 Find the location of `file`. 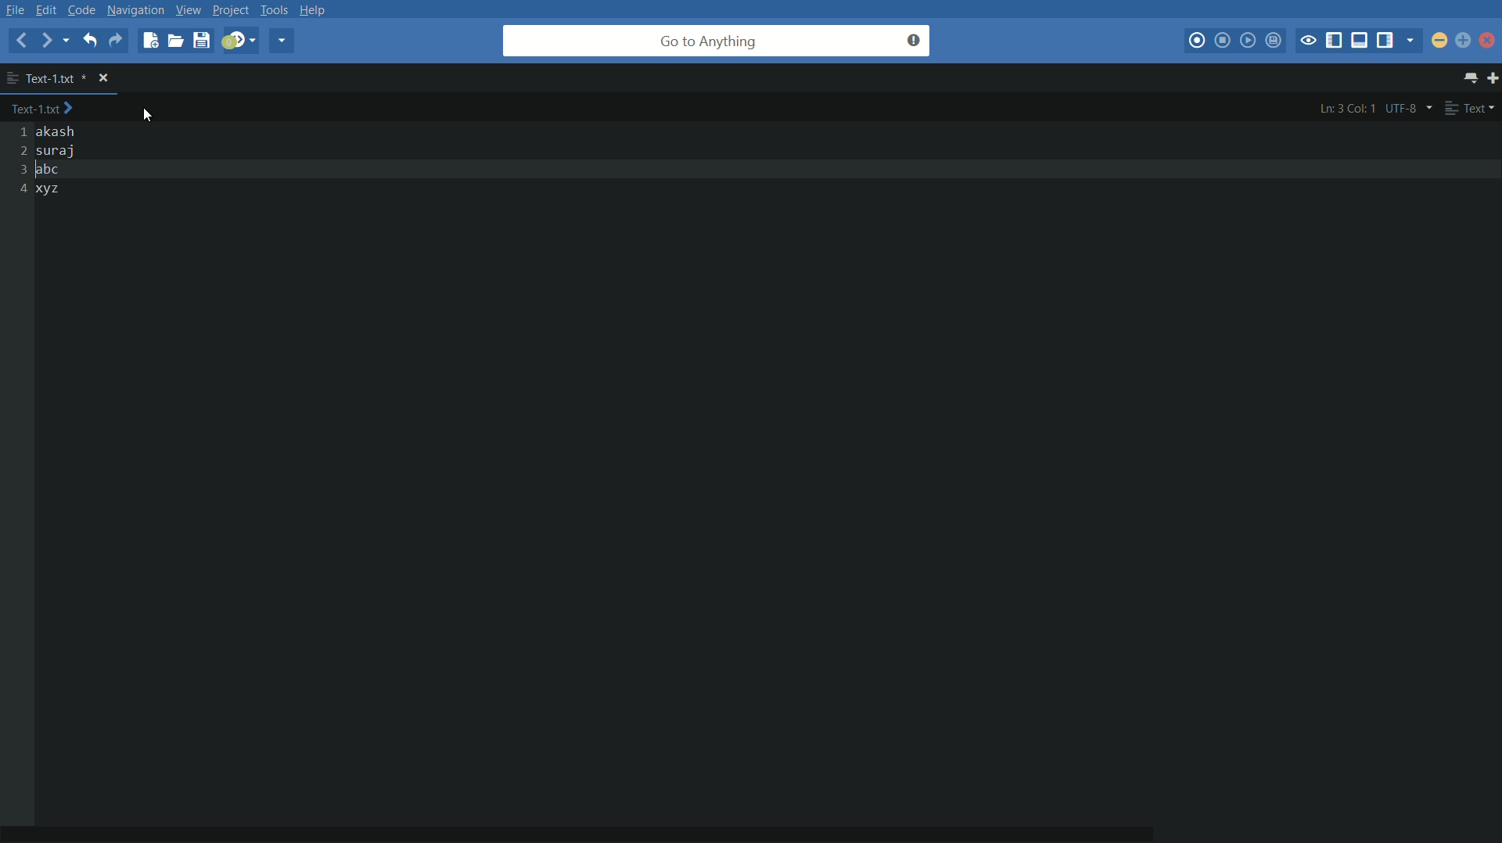

file is located at coordinates (16, 9).